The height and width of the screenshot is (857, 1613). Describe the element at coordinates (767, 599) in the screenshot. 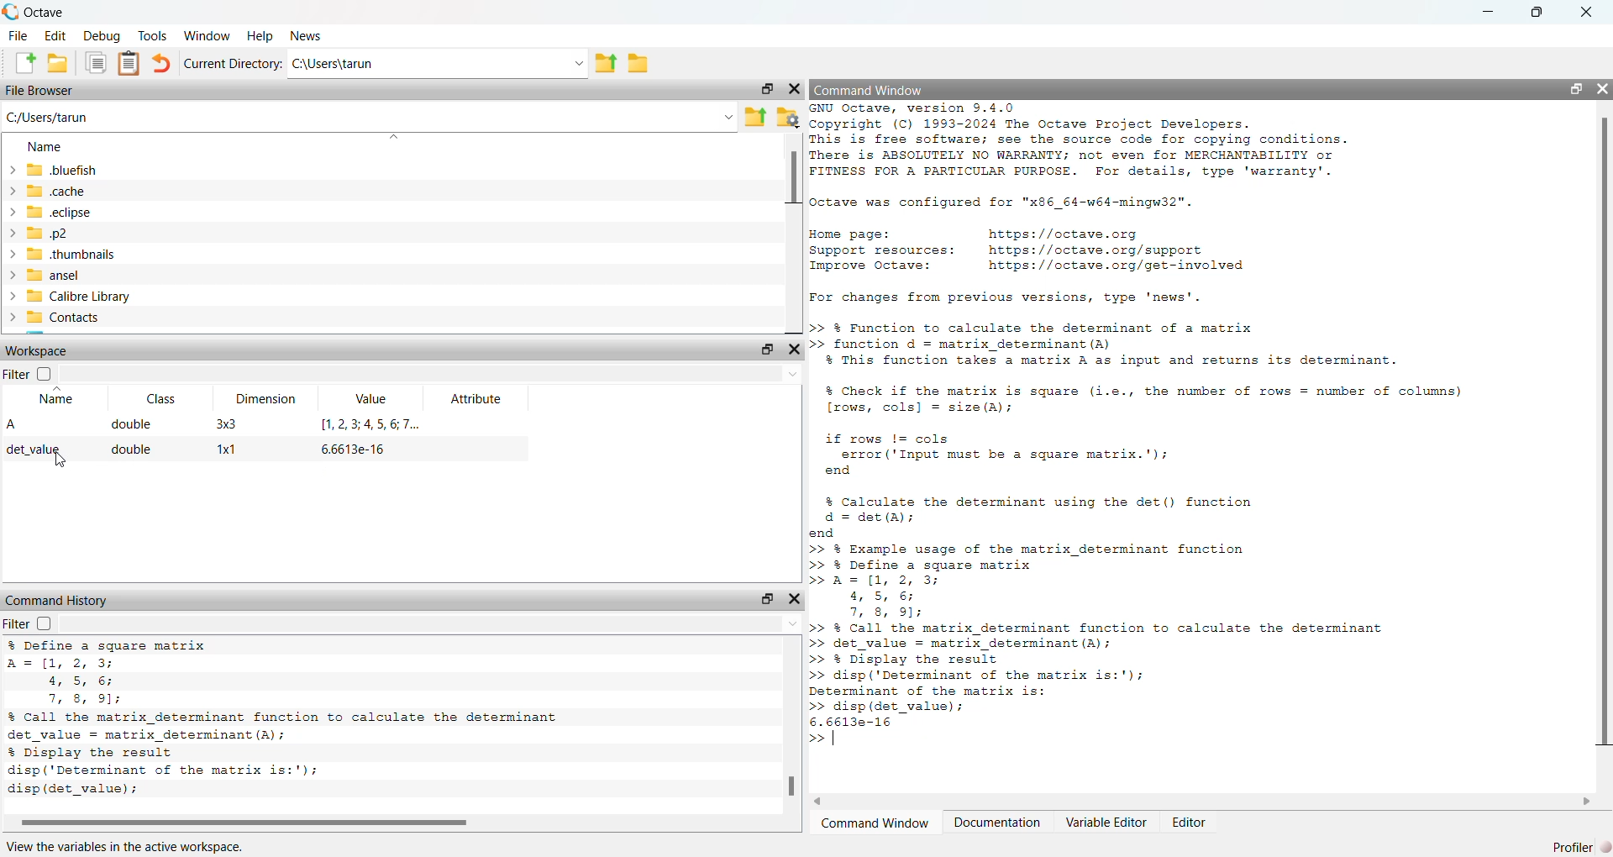

I see `maximize` at that location.